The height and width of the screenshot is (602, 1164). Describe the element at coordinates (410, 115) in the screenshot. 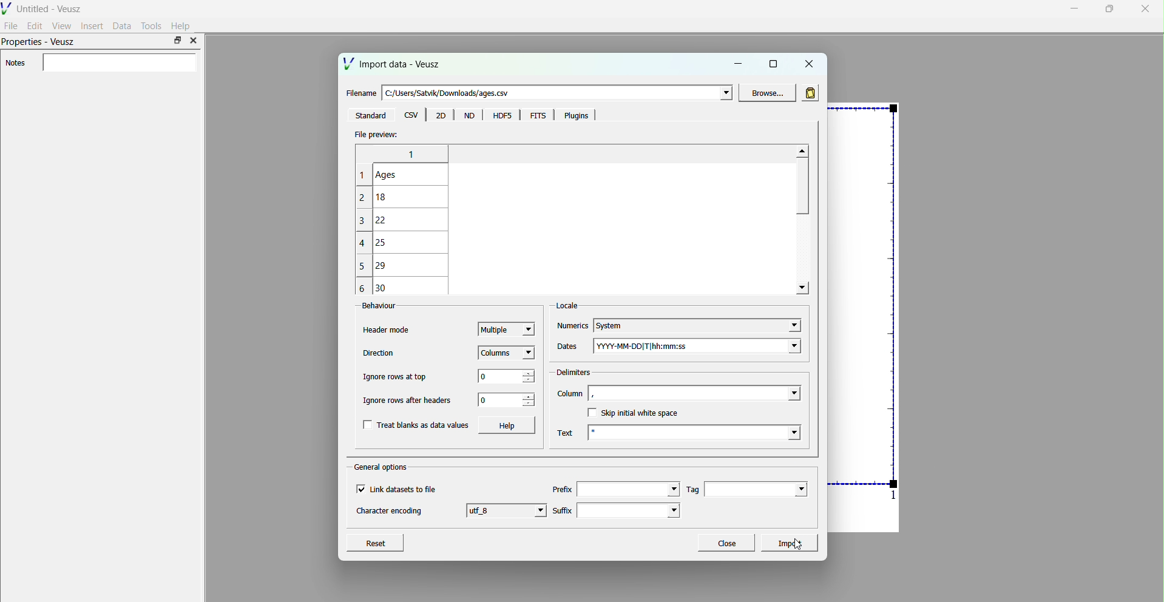

I see `csv` at that location.